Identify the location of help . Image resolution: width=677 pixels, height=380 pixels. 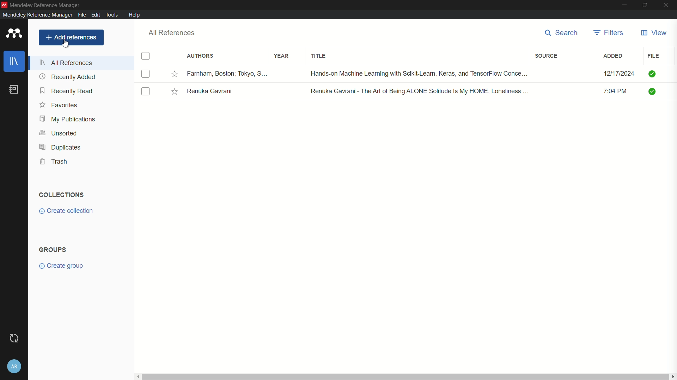
(134, 15).